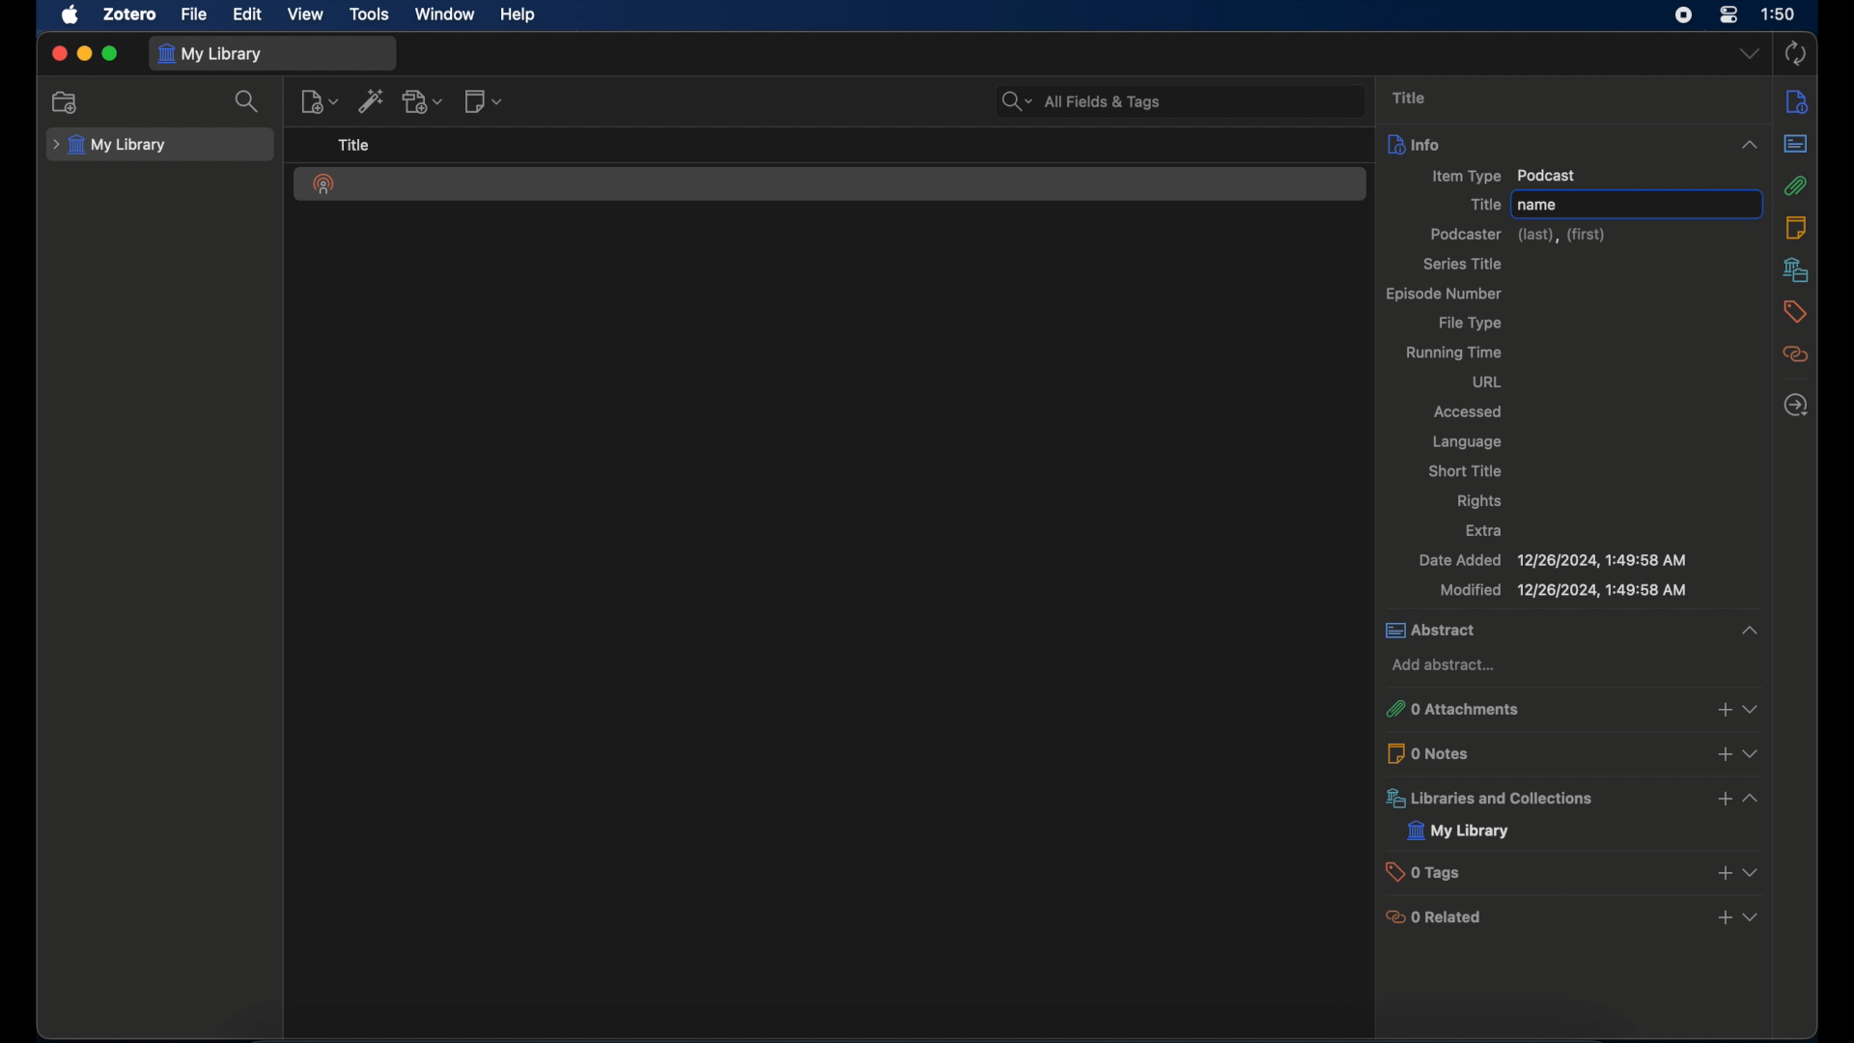 The height and width of the screenshot is (1043, 1854). I want to click on add attachment, so click(423, 100).